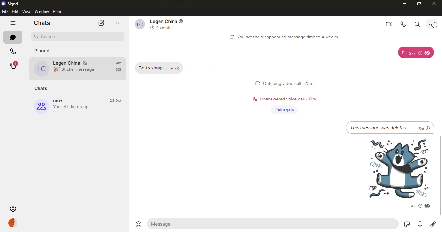  What do you see at coordinates (13, 23) in the screenshot?
I see `hide tabs` at bounding box center [13, 23].